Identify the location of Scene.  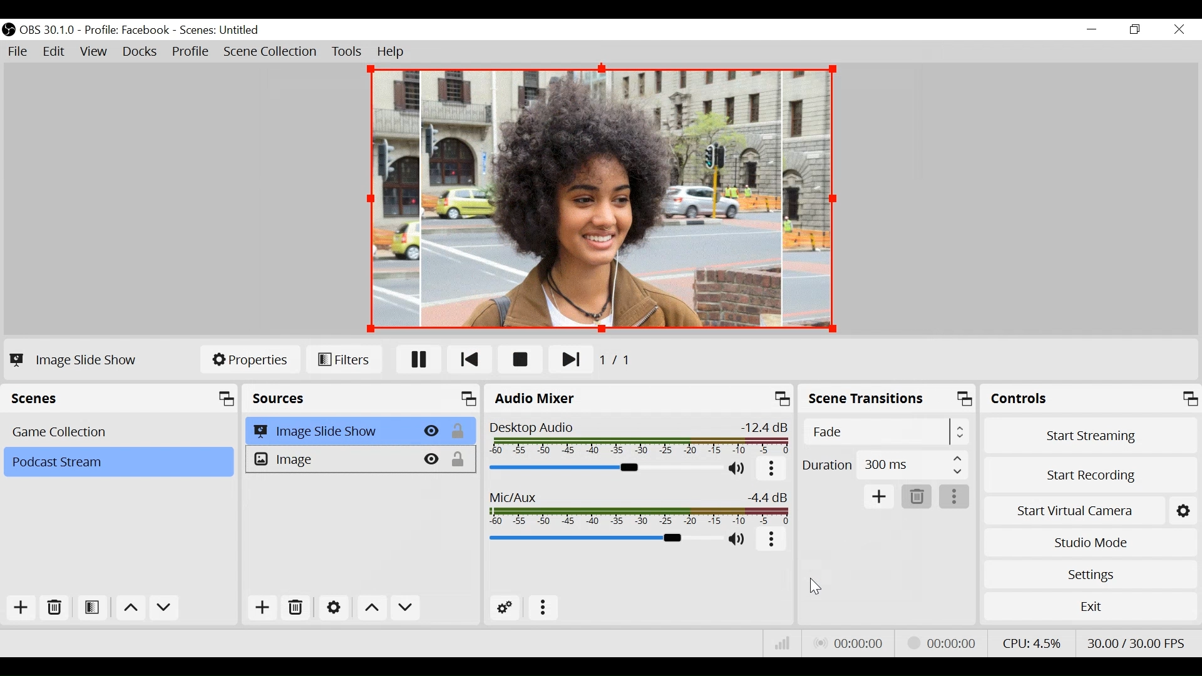
(221, 31).